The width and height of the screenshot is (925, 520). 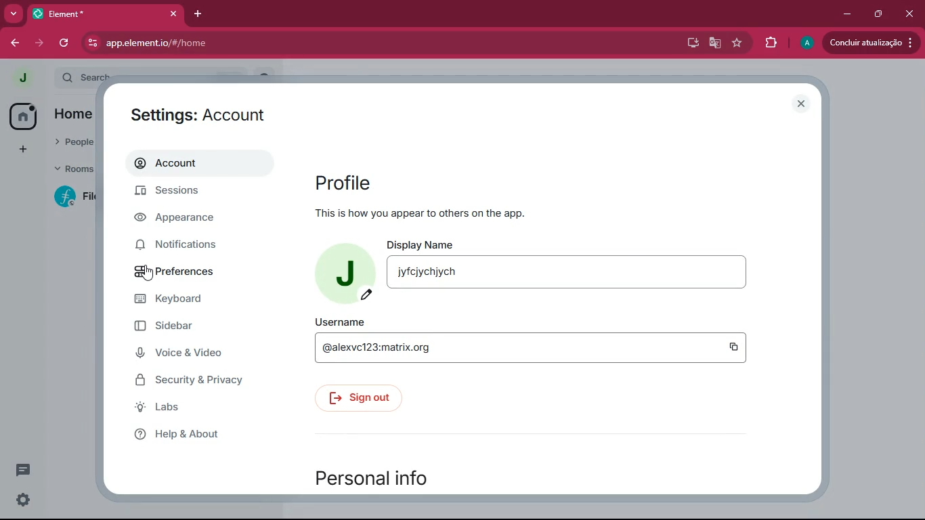 What do you see at coordinates (806, 43) in the screenshot?
I see `profile picture` at bounding box center [806, 43].